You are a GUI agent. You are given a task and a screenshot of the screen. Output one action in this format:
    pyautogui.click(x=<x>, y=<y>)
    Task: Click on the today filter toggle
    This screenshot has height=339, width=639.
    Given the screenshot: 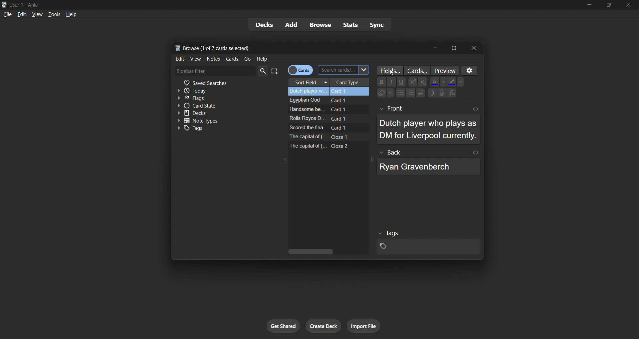 What is the action you would take?
    pyautogui.click(x=225, y=91)
    